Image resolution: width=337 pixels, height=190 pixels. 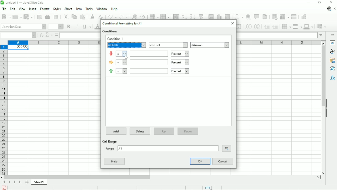 What do you see at coordinates (335, 9) in the screenshot?
I see `Close document` at bounding box center [335, 9].